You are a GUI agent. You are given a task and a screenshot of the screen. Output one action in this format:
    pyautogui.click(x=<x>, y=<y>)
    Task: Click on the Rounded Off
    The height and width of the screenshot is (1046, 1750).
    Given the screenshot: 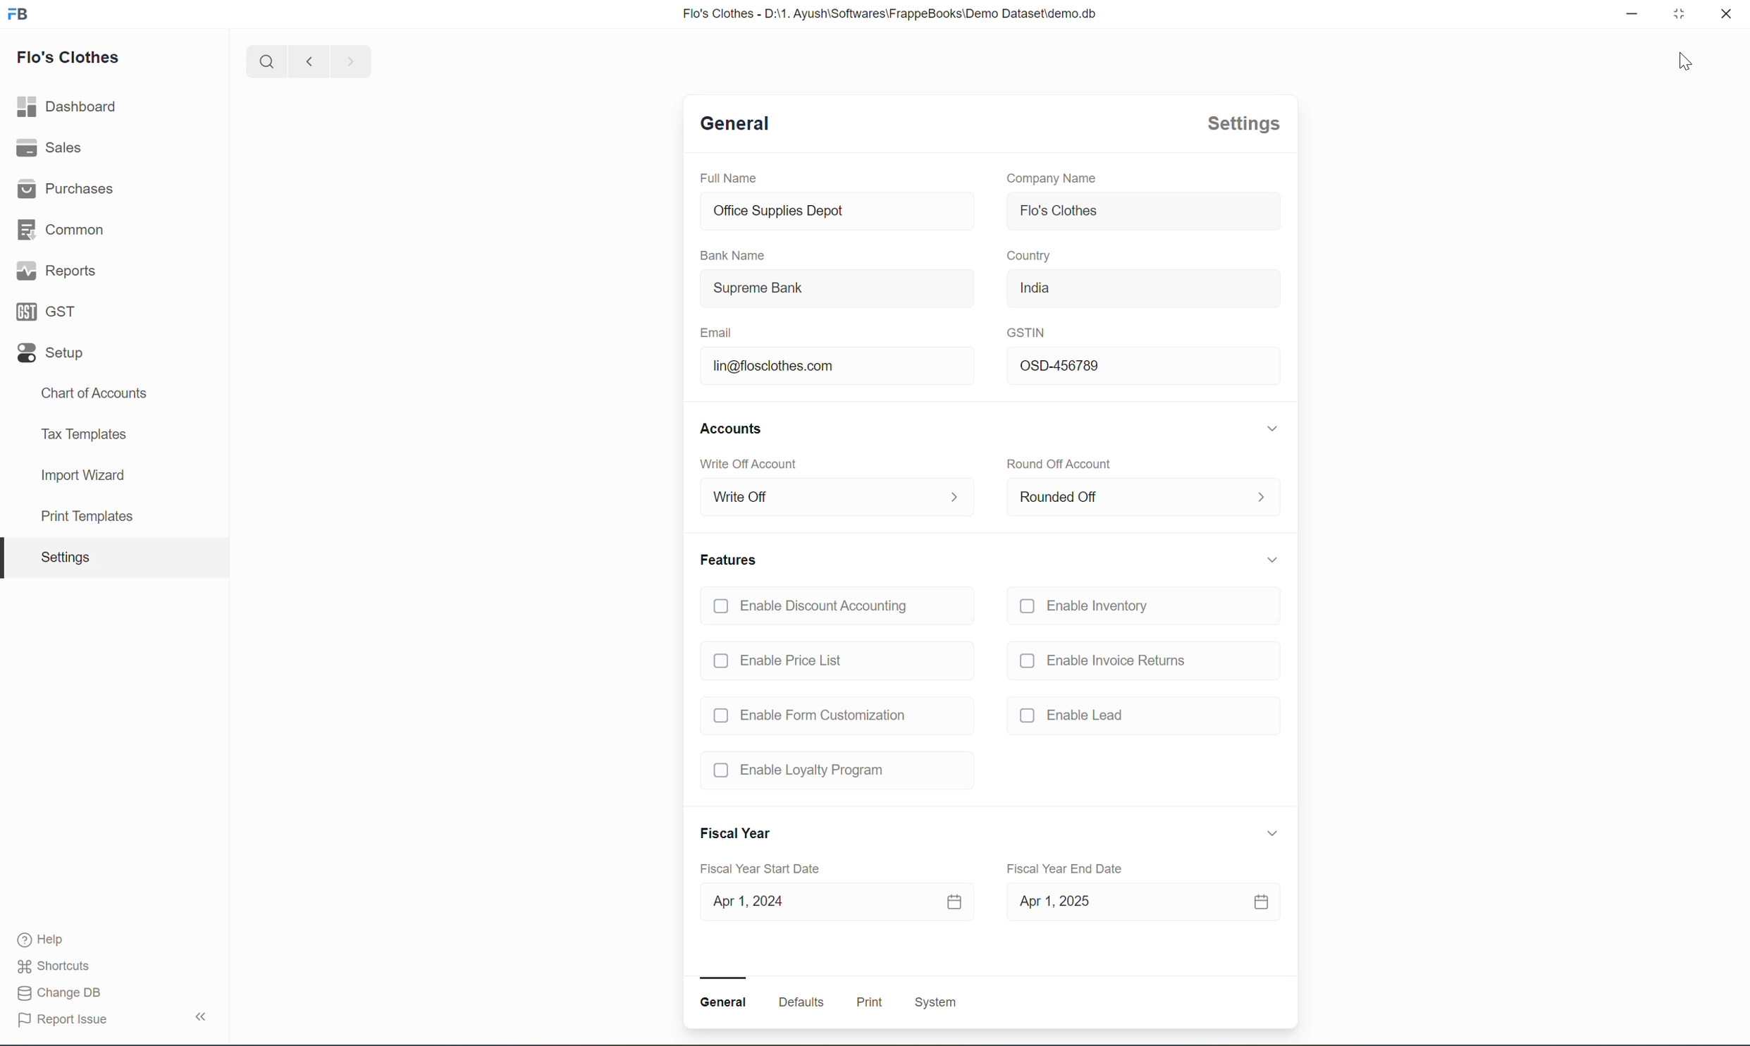 What is the action you would take?
    pyautogui.click(x=1143, y=498)
    